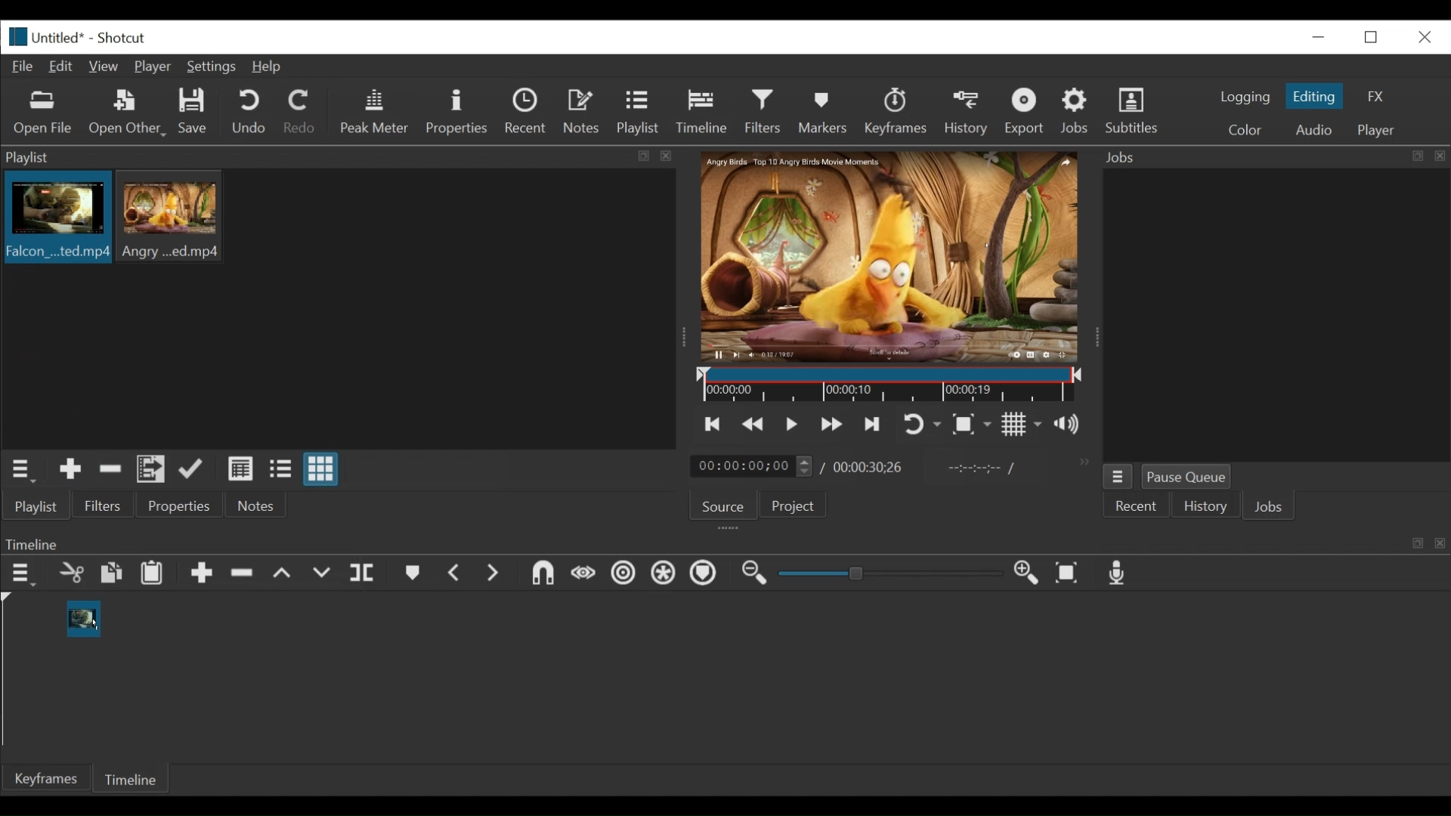  I want to click on play forward quickly, so click(834, 426).